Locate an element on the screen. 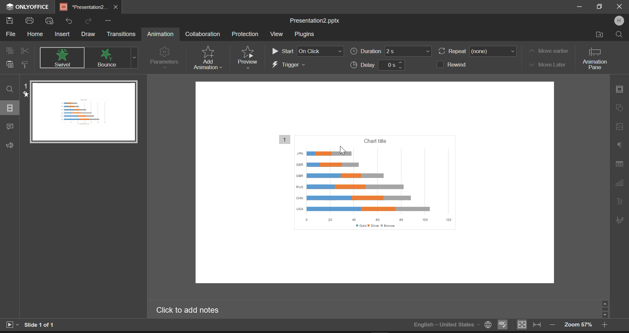  Print is located at coordinates (31, 21).